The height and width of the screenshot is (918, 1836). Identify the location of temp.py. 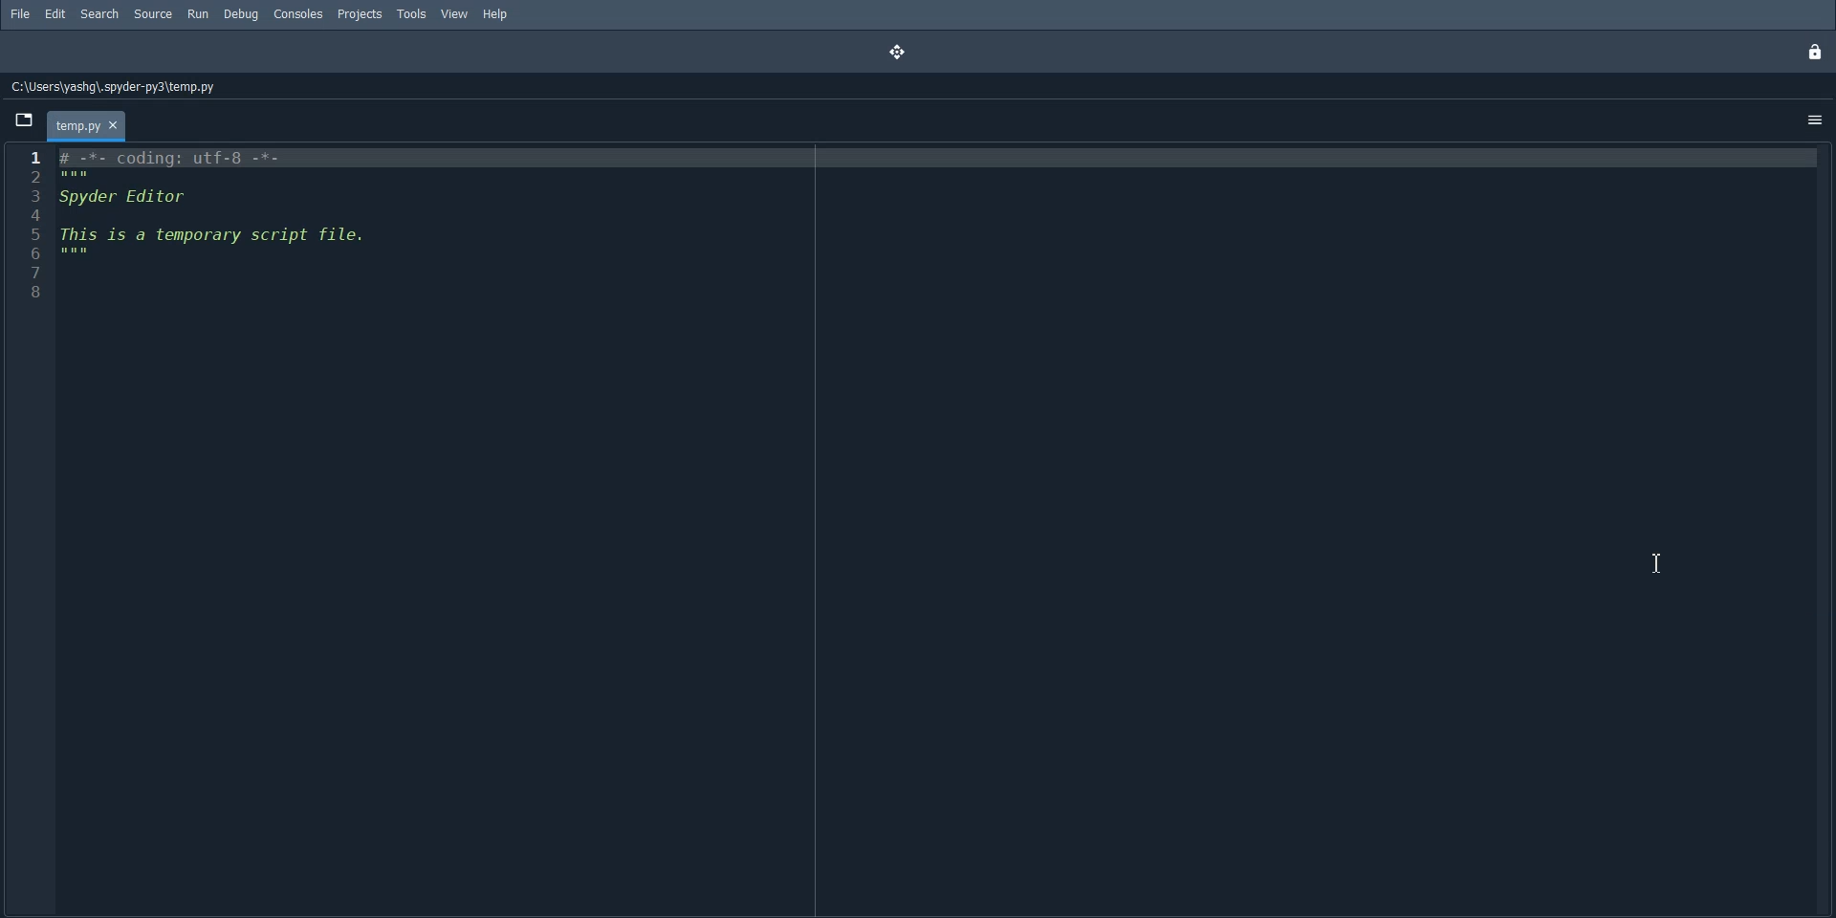
(88, 125).